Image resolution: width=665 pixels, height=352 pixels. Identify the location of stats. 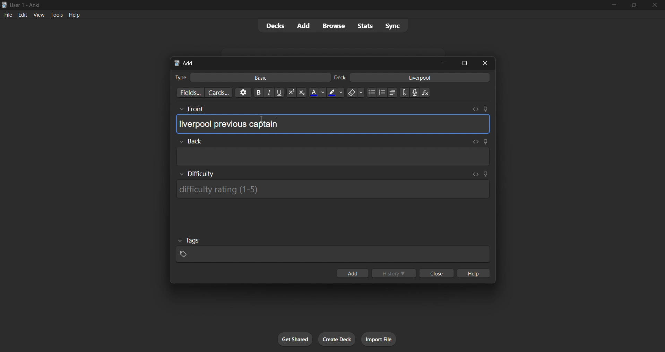
(366, 26).